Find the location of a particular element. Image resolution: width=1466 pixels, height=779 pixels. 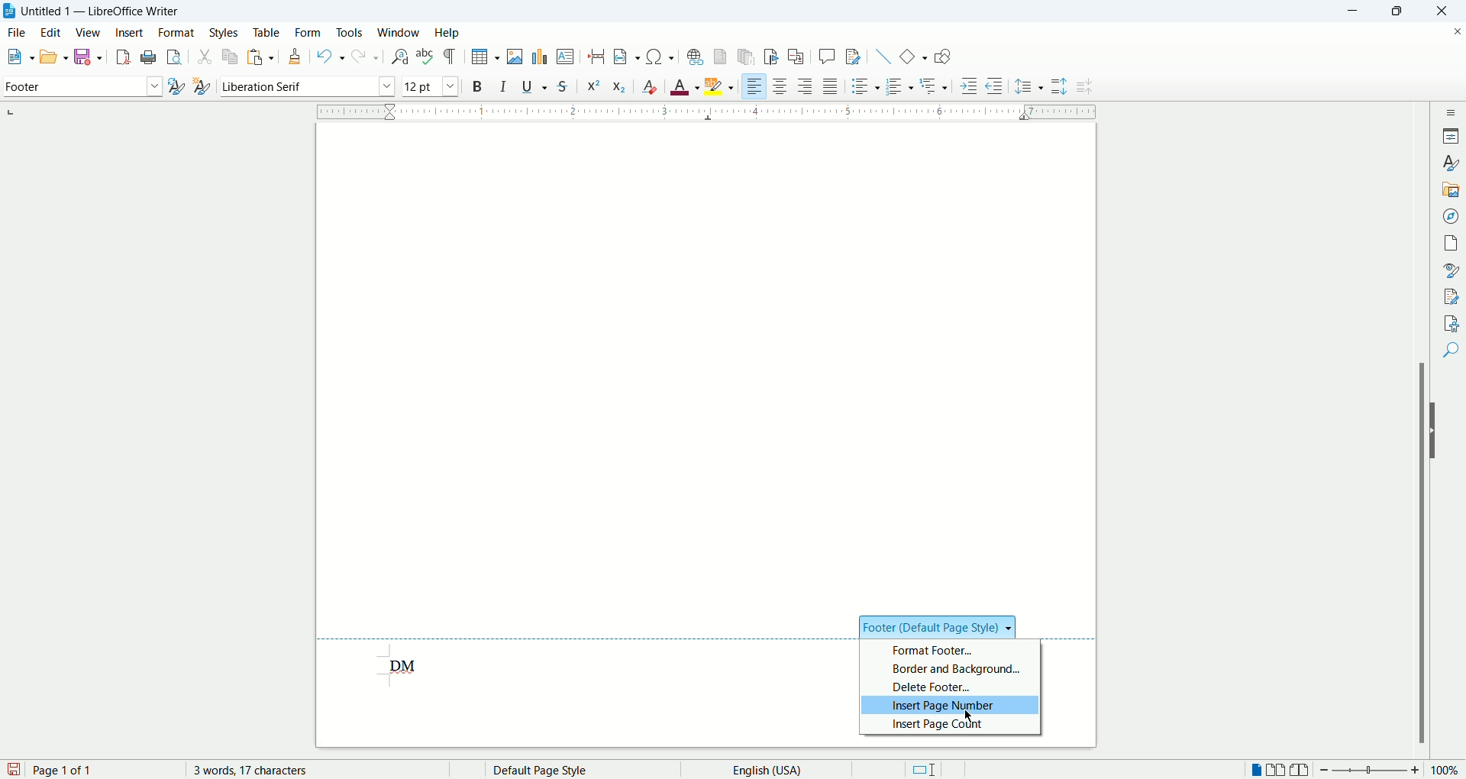

gallery is located at coordinates (1451, 188).